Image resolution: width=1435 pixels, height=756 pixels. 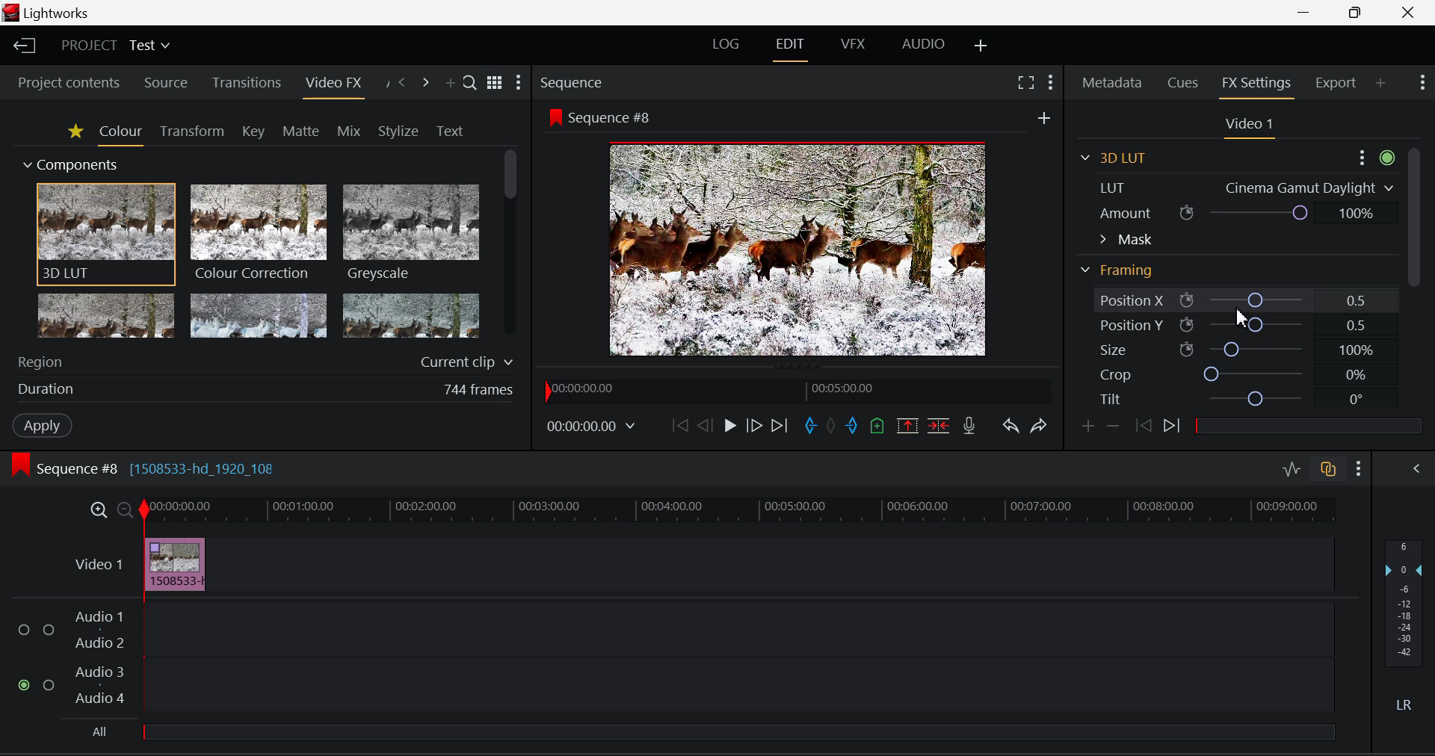 What do you see at coordinates (1113, 429) in the screenshot?
I see `Remove keyframe` at bounding box center [1113, 429].